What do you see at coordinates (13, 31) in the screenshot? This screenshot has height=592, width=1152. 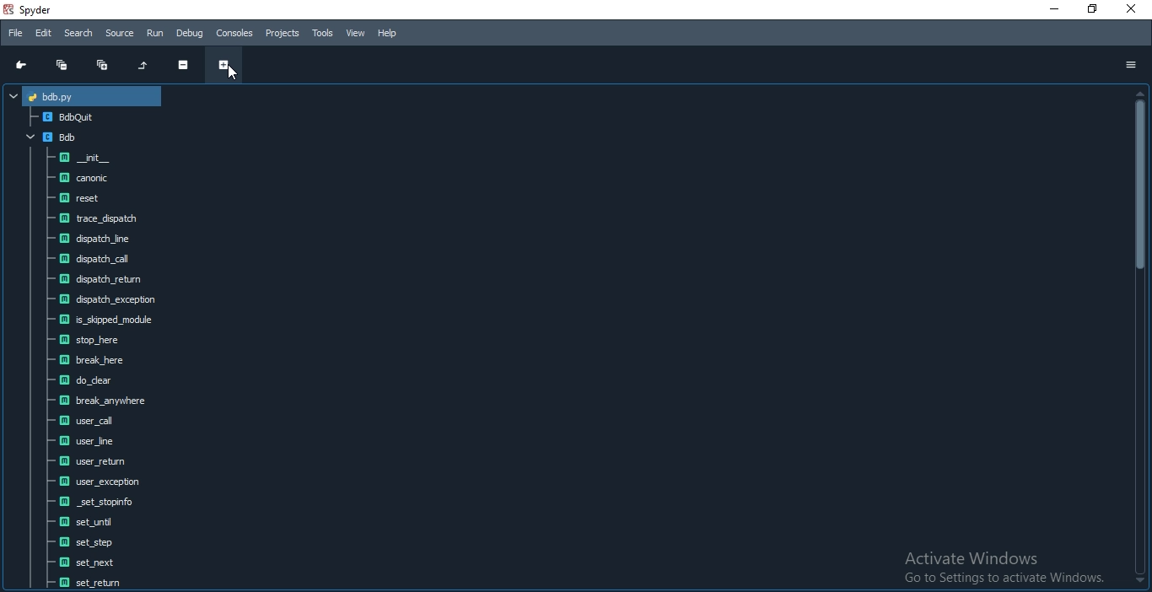 I see `File ` at bounding box center [13, 31].